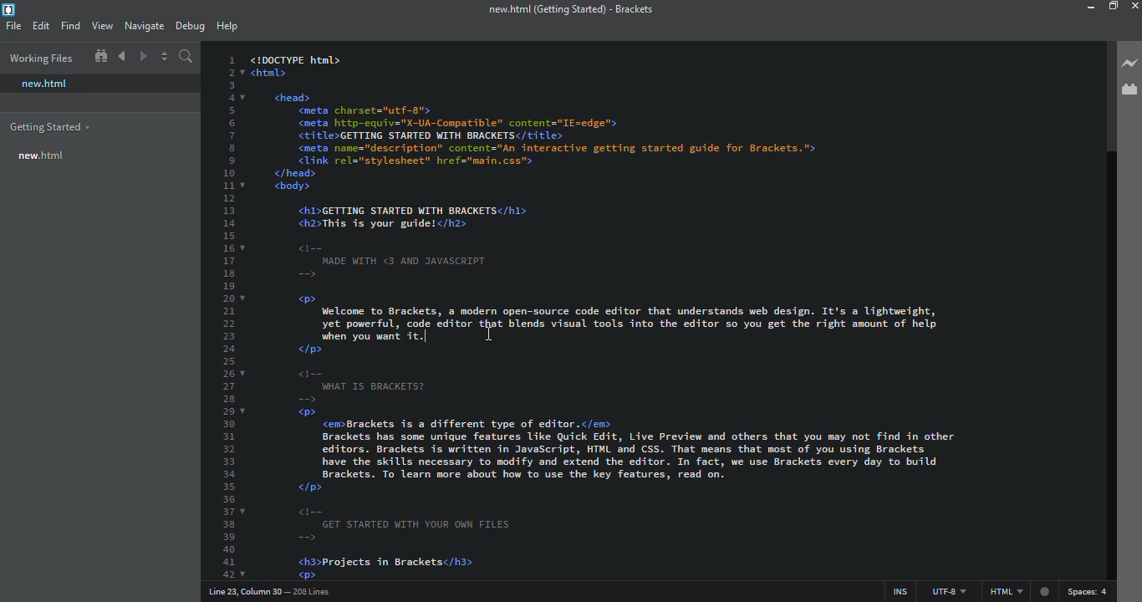 This screenshot has height=602, width=1142. Describe the element at coordinates (14, 27) in the screenshot. I see `file` at that location.